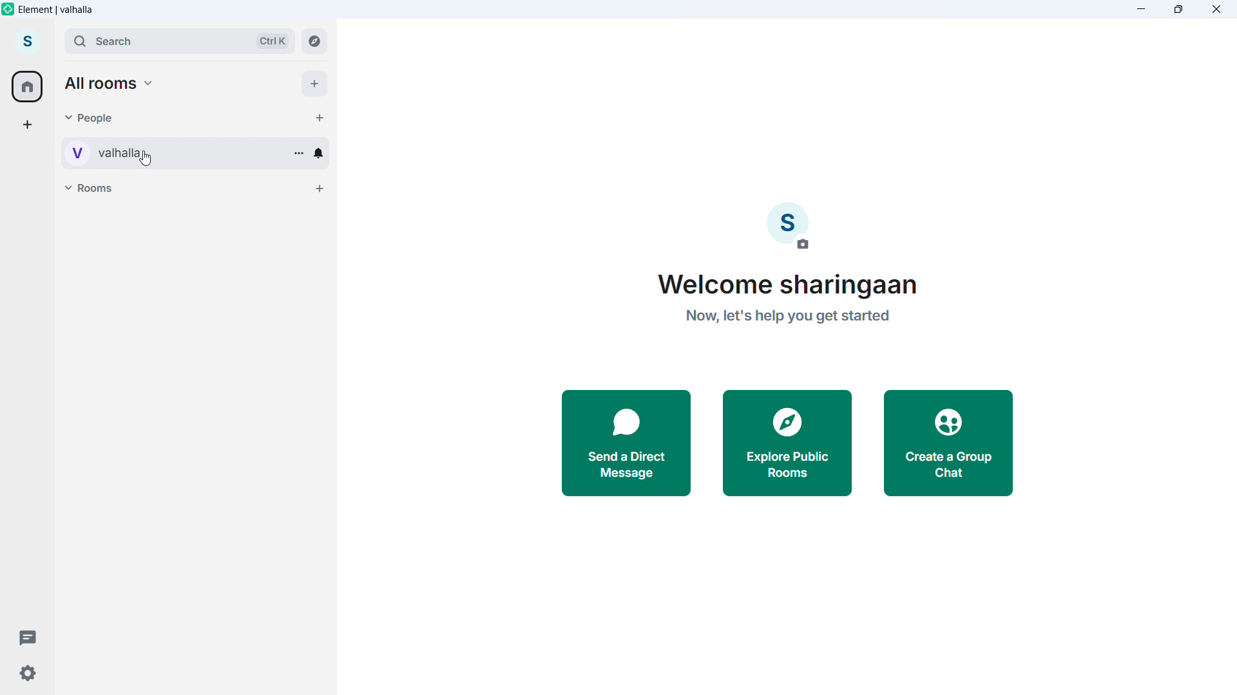 This screenshot has width=1237, height=695. What do you see at coordinates (179, 41) in the screenshot?
I see `Search` at bounding box center [179, 41].